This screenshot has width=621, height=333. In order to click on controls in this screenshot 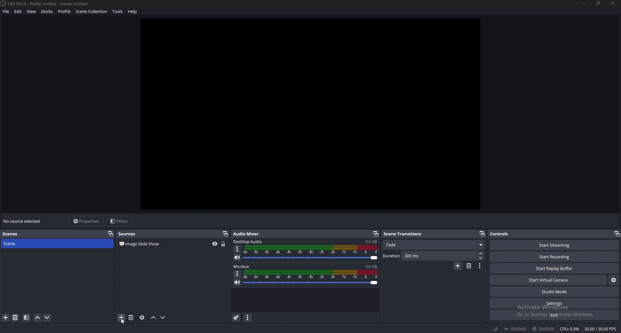, I will do `click(508, 233)`.